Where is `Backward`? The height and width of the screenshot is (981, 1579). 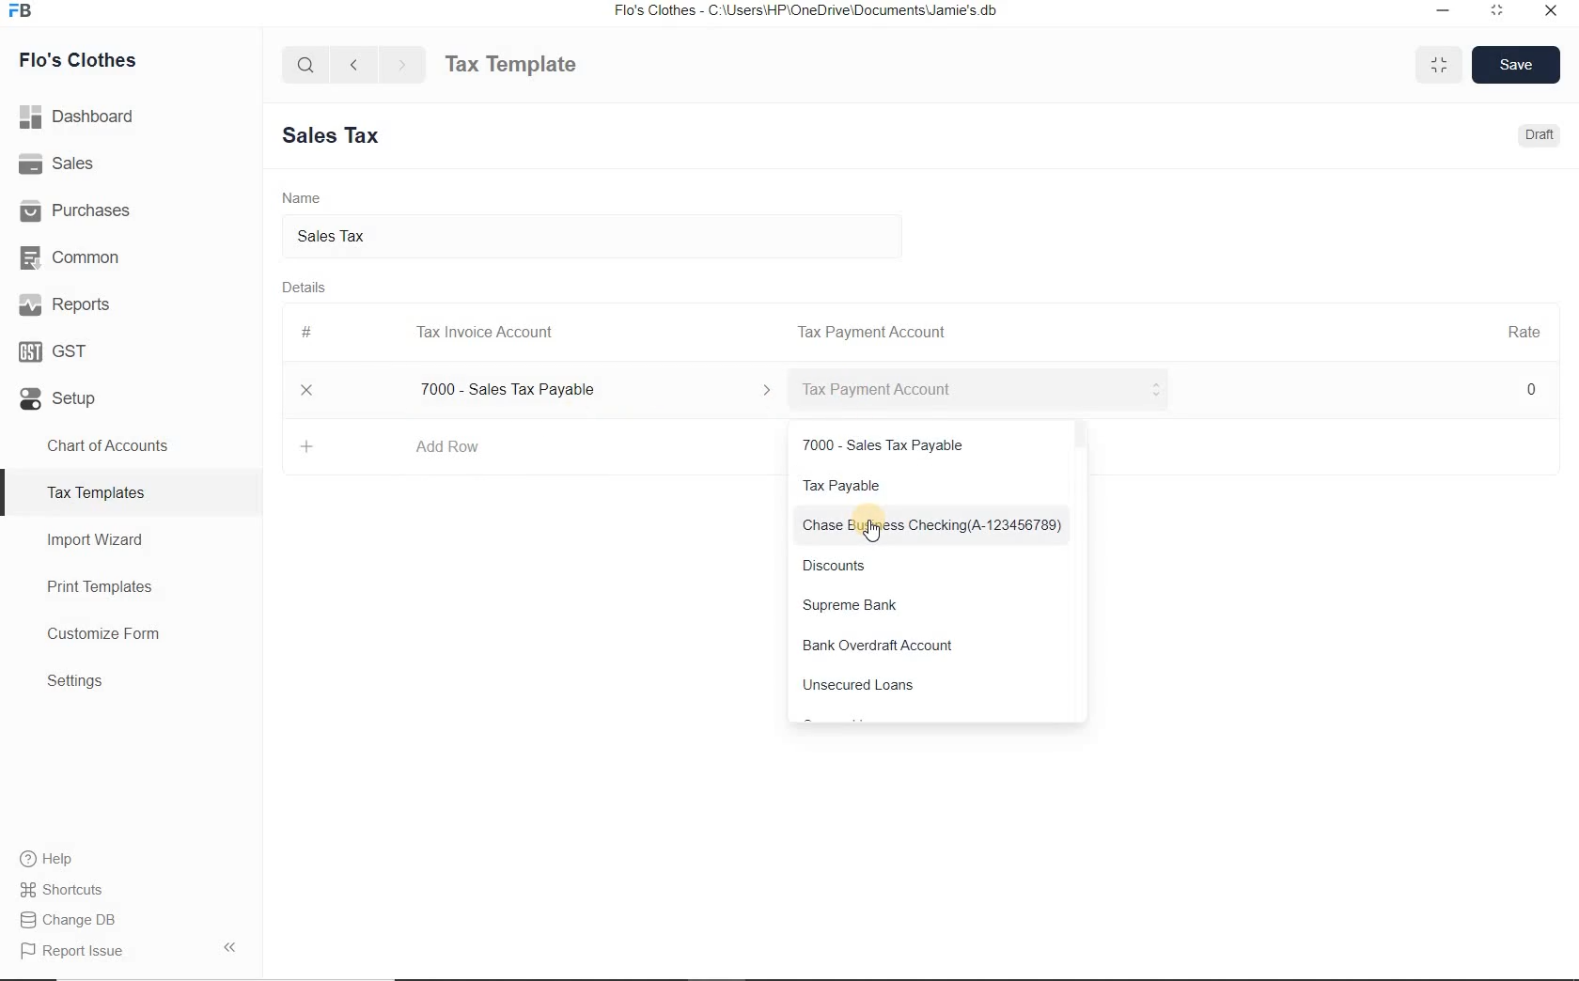
Backward is located at coordinates (353, 63).